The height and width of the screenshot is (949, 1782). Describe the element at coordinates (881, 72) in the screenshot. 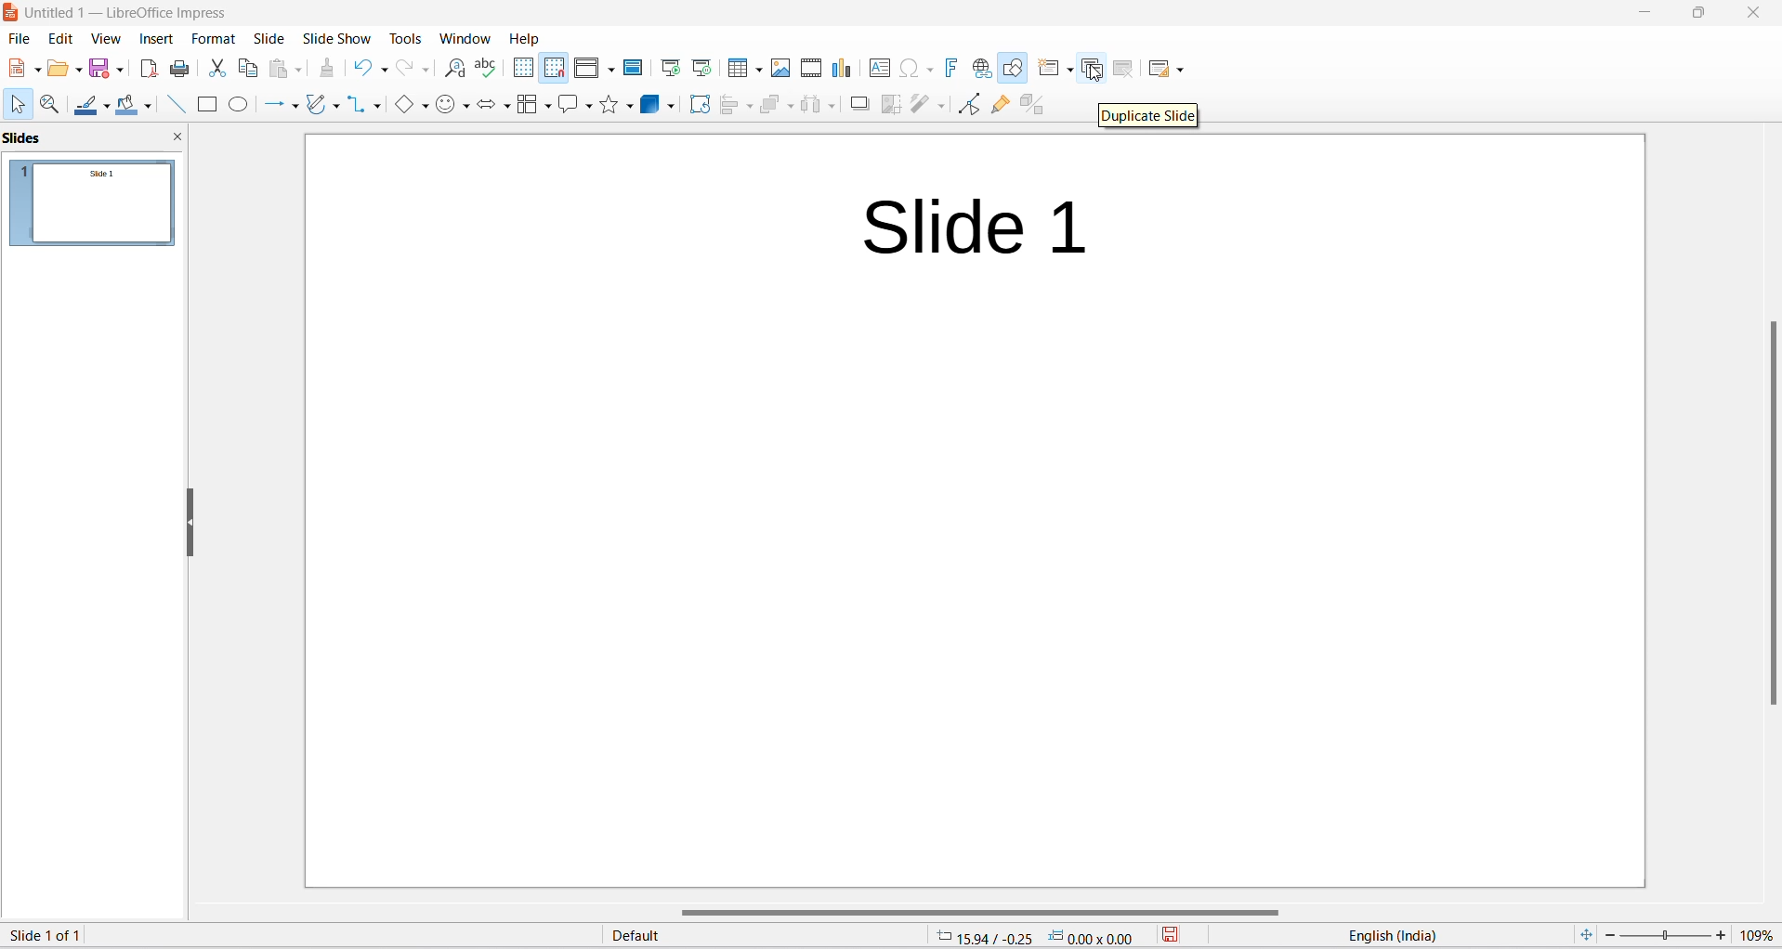

I see `insert text` at that location.